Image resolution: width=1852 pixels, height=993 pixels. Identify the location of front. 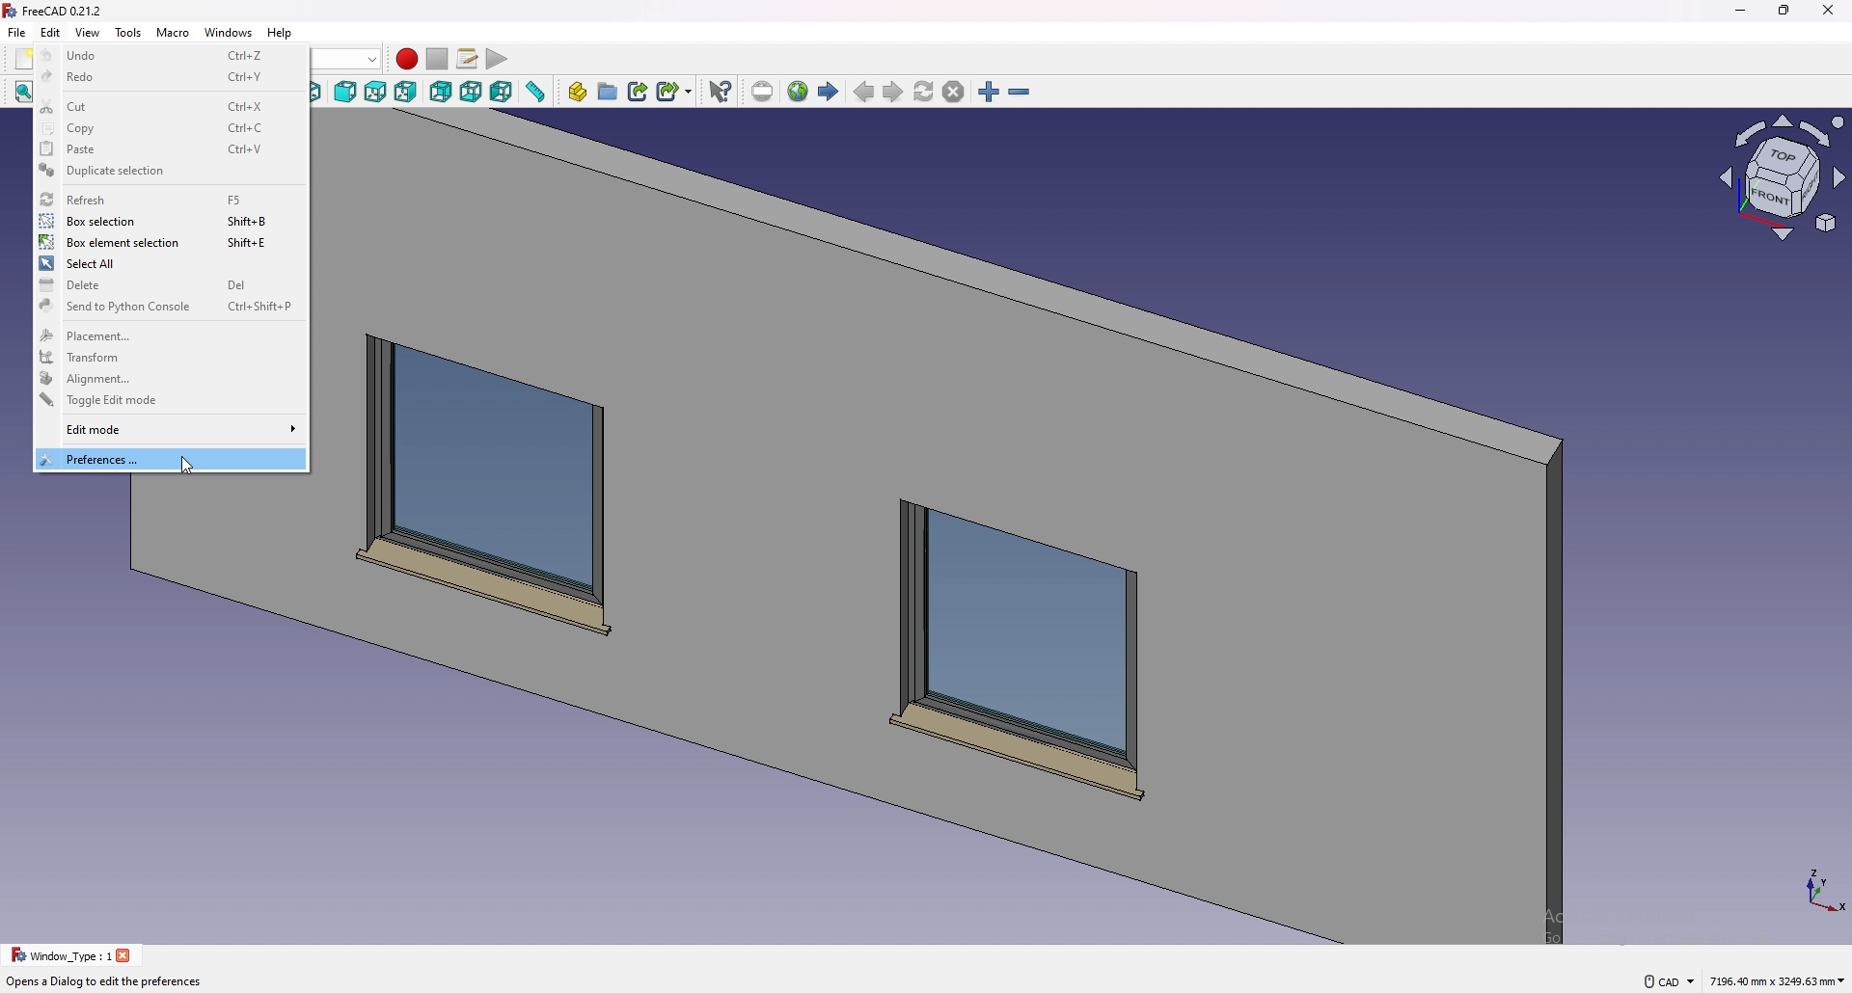
(347, 93).